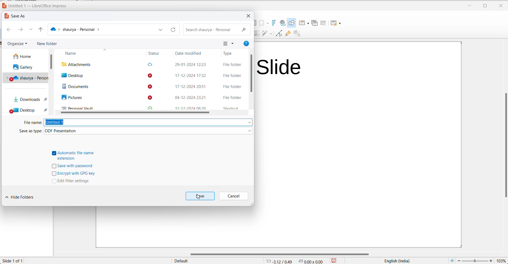 The image size is (508, 264). I want to click on zoom slider, so click(475, 261).